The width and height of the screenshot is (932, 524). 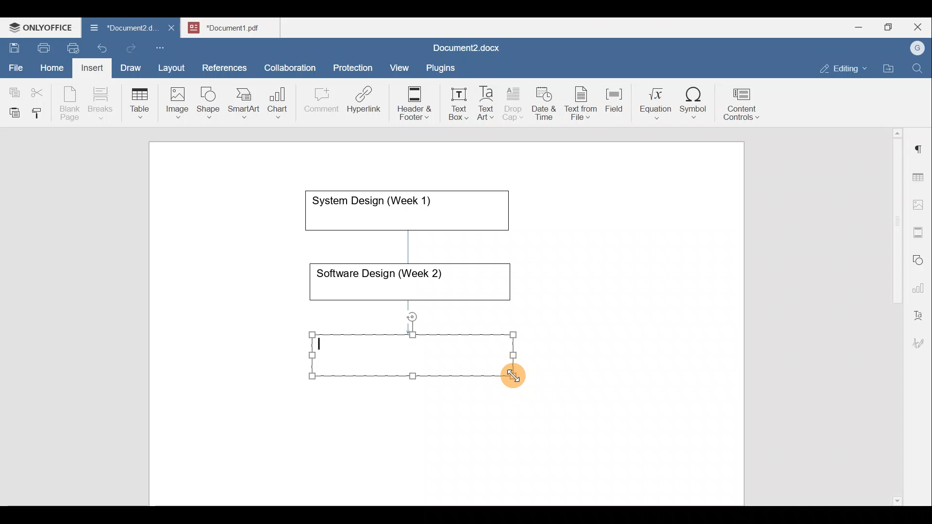 What do you see at coordinates (70, 47) in the screenshot?
I see `Quick print` at bounding box center [70, 47].